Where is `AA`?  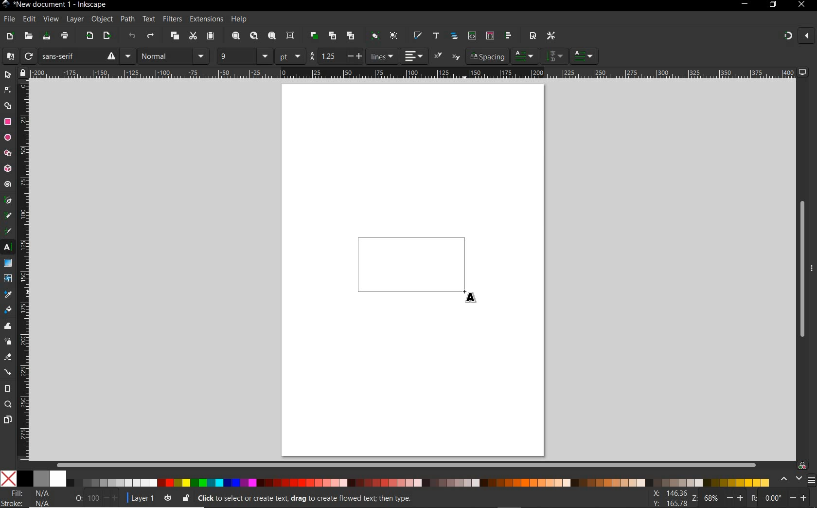
AA is located at coordinates (312, 56).